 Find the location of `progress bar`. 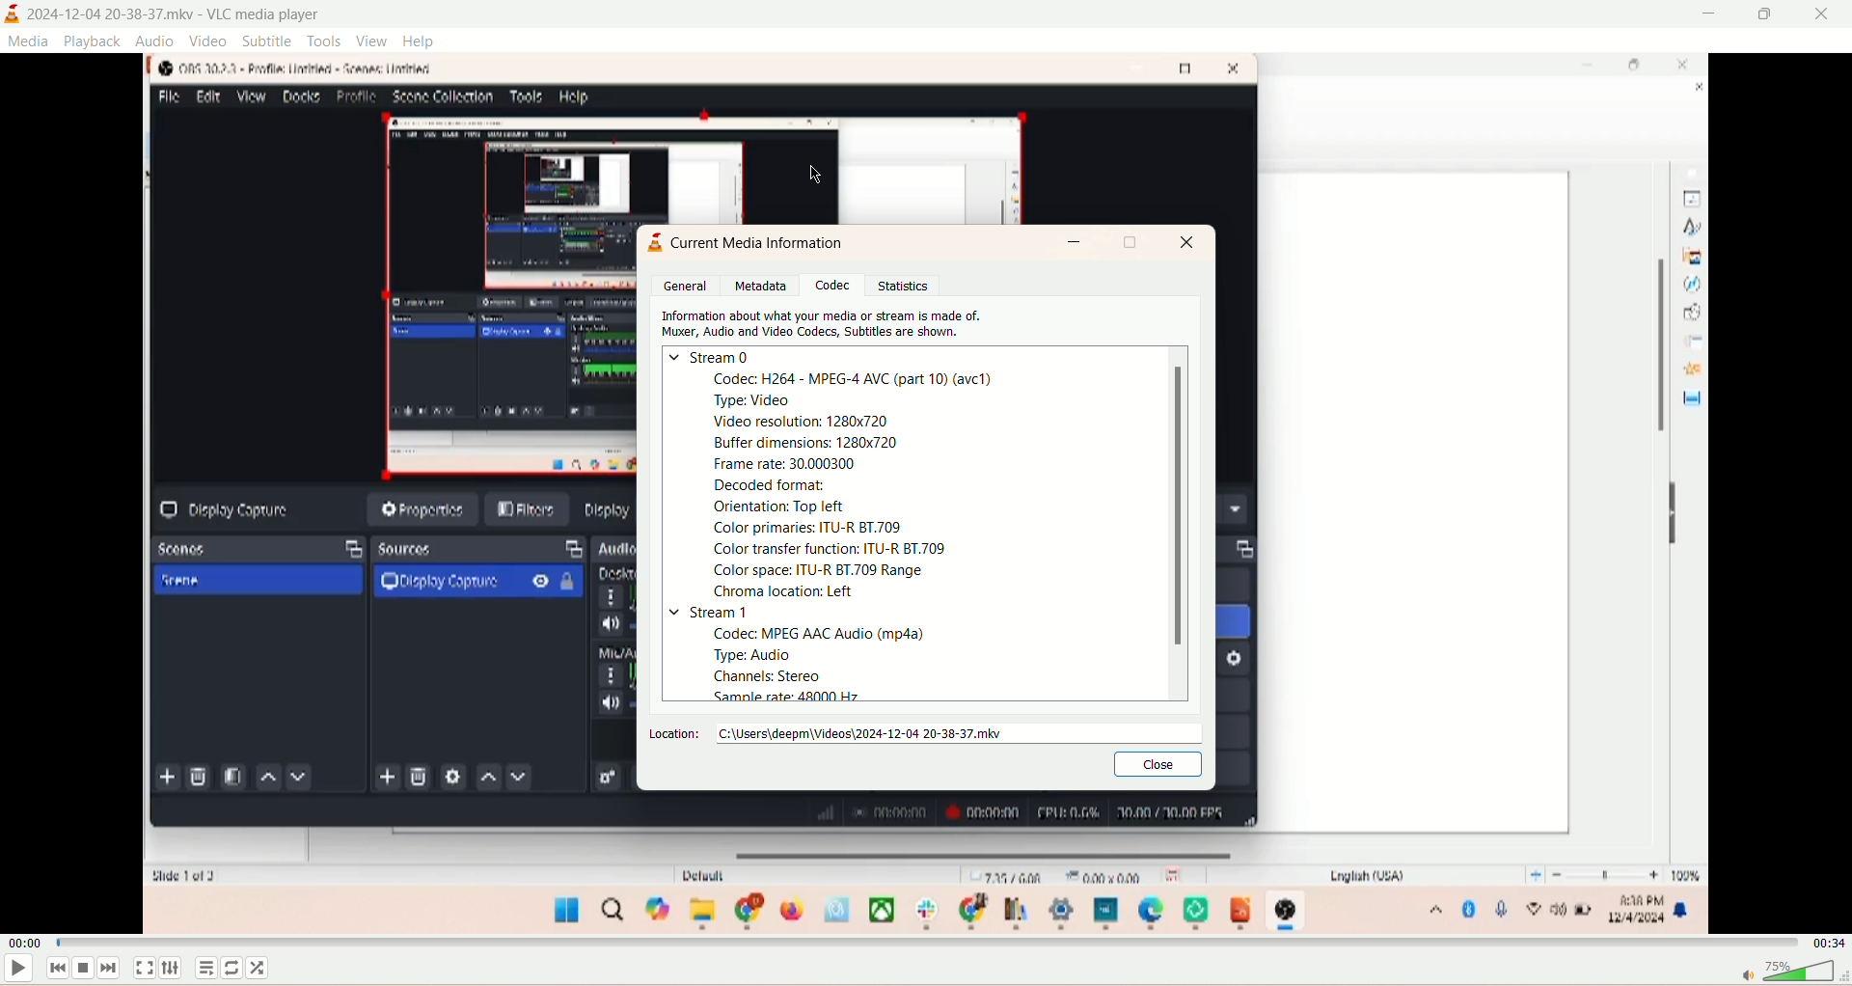

progress bar is located at coordinates (924, 943).